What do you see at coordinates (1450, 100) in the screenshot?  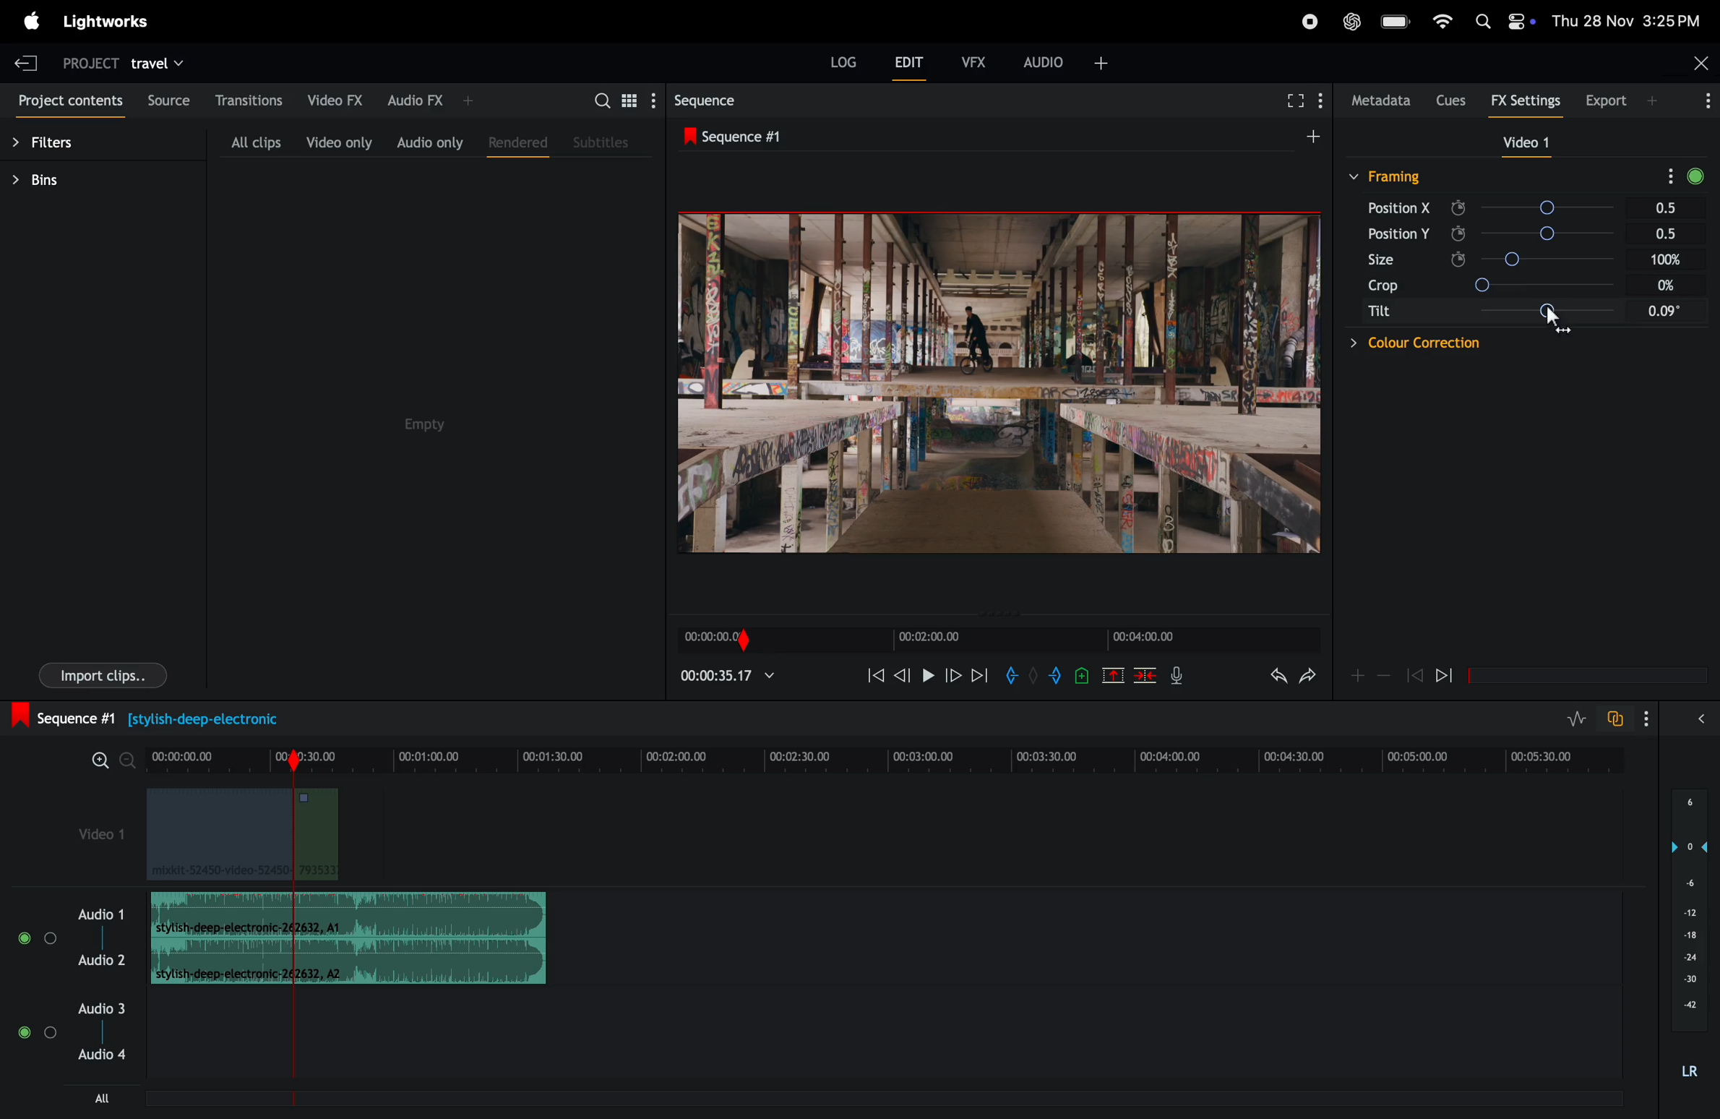 I see `cues` at bounding box center [1450, 100].